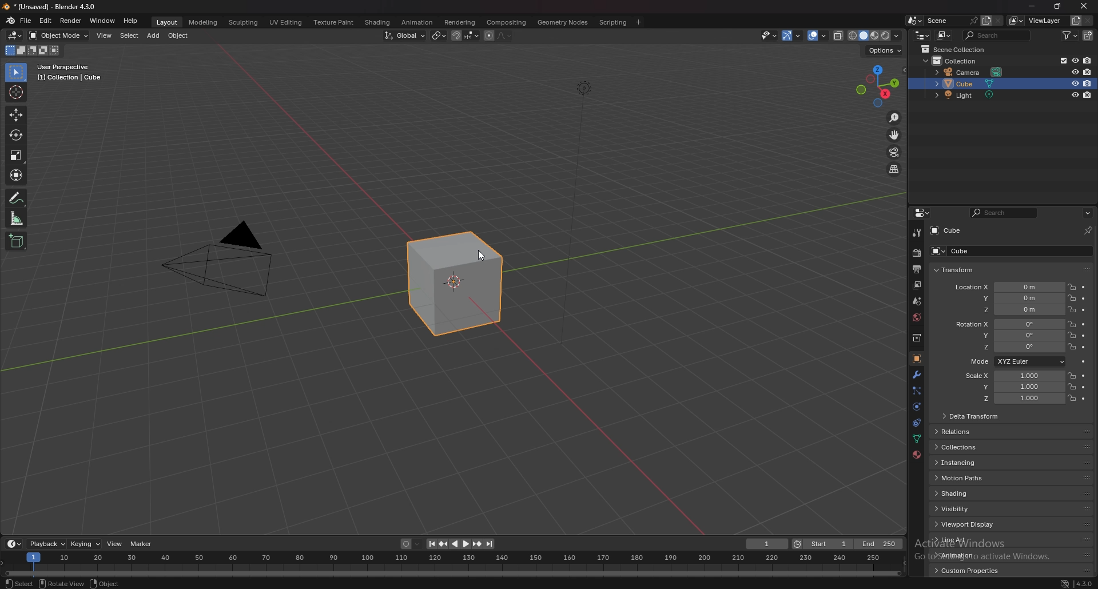  What do you see at coordinates (1072, 324) in the screenshot?
I see `lock` at bounding box center [1072, 324].